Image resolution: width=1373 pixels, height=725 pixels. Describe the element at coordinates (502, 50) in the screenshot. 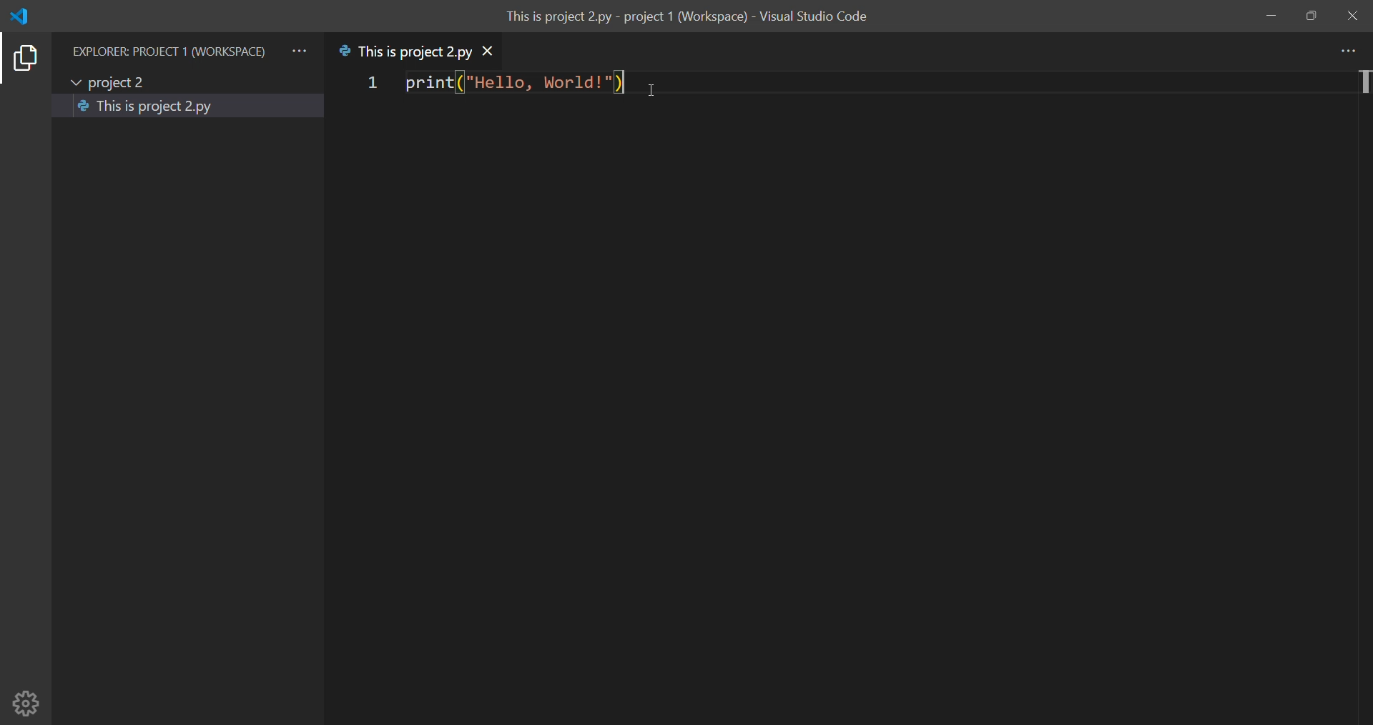

I see `close tab` at that location.